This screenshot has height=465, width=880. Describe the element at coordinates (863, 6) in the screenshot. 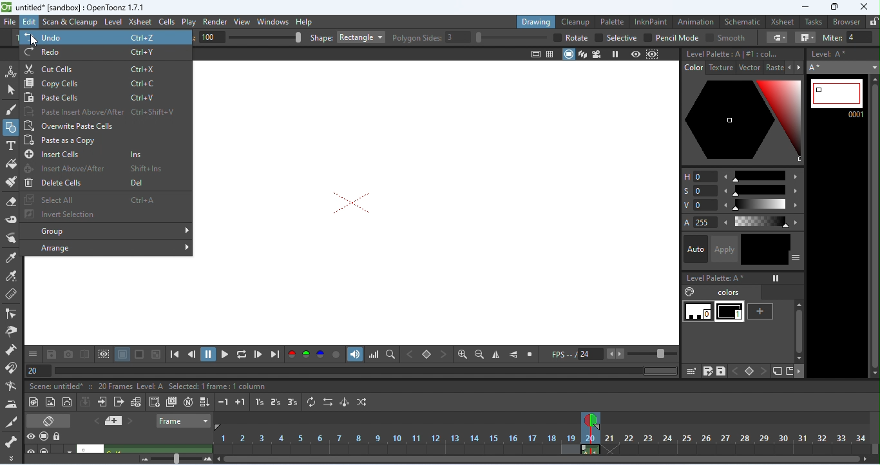

I see `close` at that location.